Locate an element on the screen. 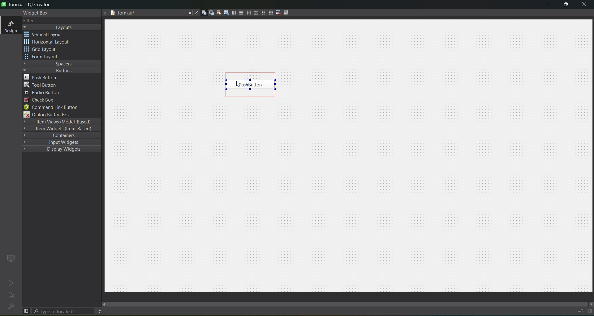  dialog button box is located at coordinates (51, 115).